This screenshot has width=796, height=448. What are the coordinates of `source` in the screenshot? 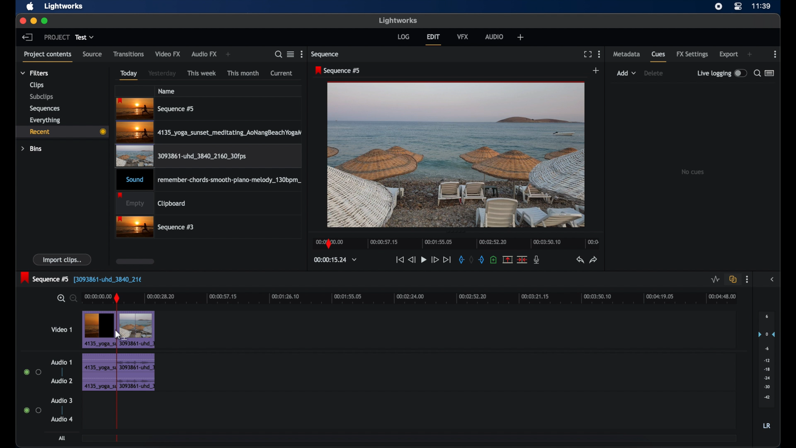 It's located at (92, 54).